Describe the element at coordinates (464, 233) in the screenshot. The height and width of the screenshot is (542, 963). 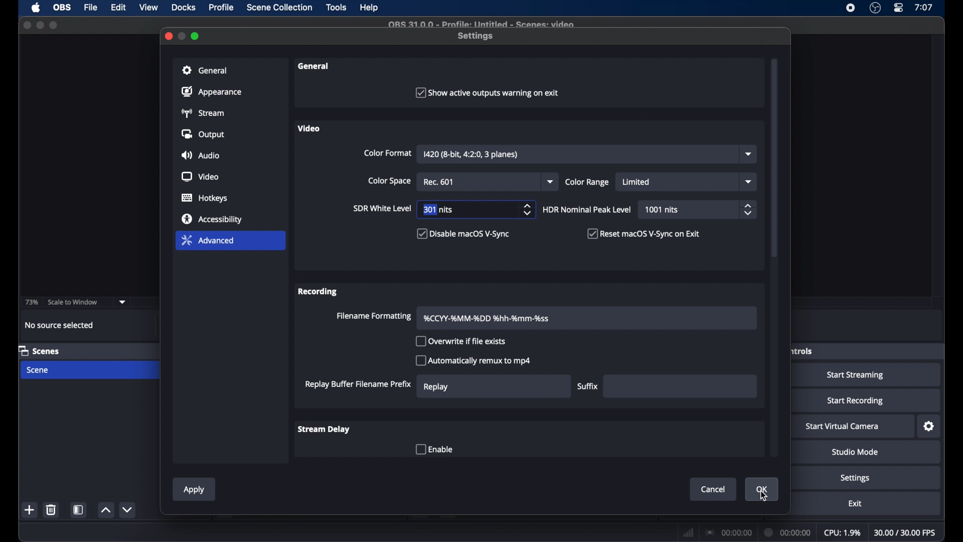
I see `checkbox` at that location.